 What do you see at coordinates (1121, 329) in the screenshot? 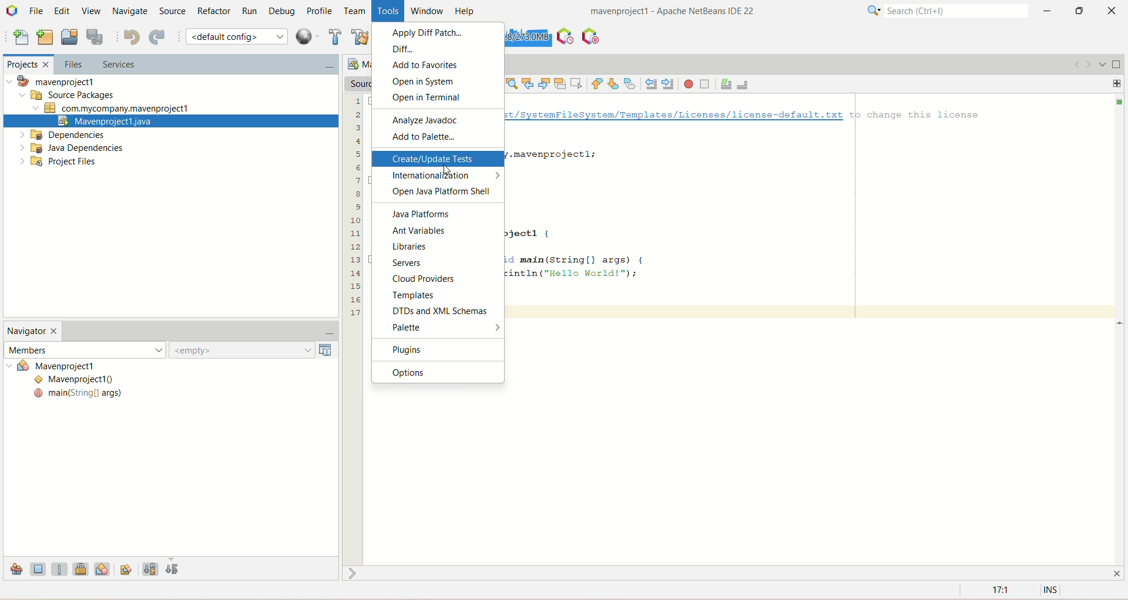
I see `Scrollbar` at bounding box center [1121, 329].